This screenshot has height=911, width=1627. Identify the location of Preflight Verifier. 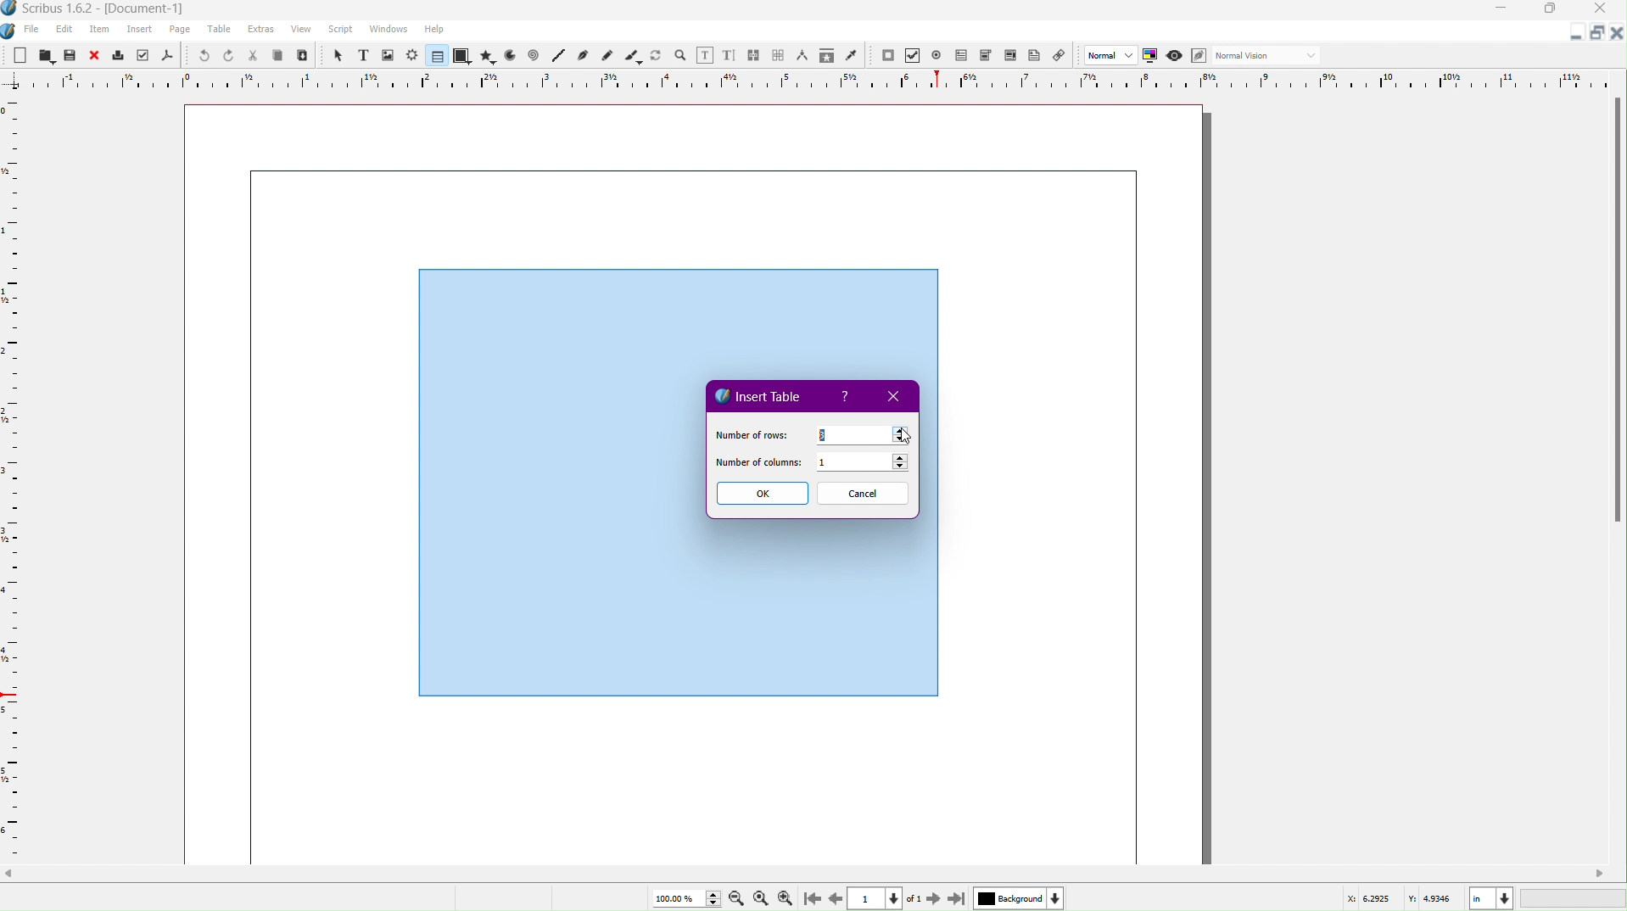
(140, 56).